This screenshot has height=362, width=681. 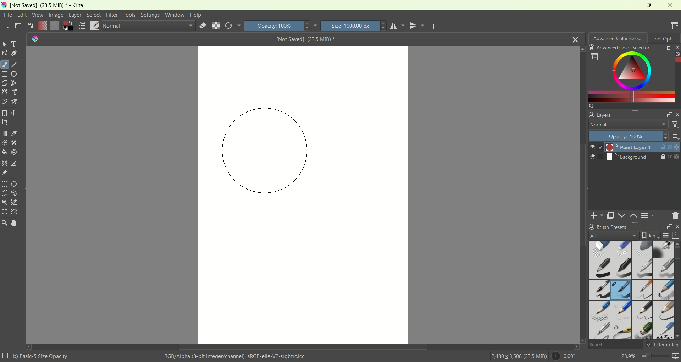 I want to click on wrap around mode, so click(x=433, y=26).